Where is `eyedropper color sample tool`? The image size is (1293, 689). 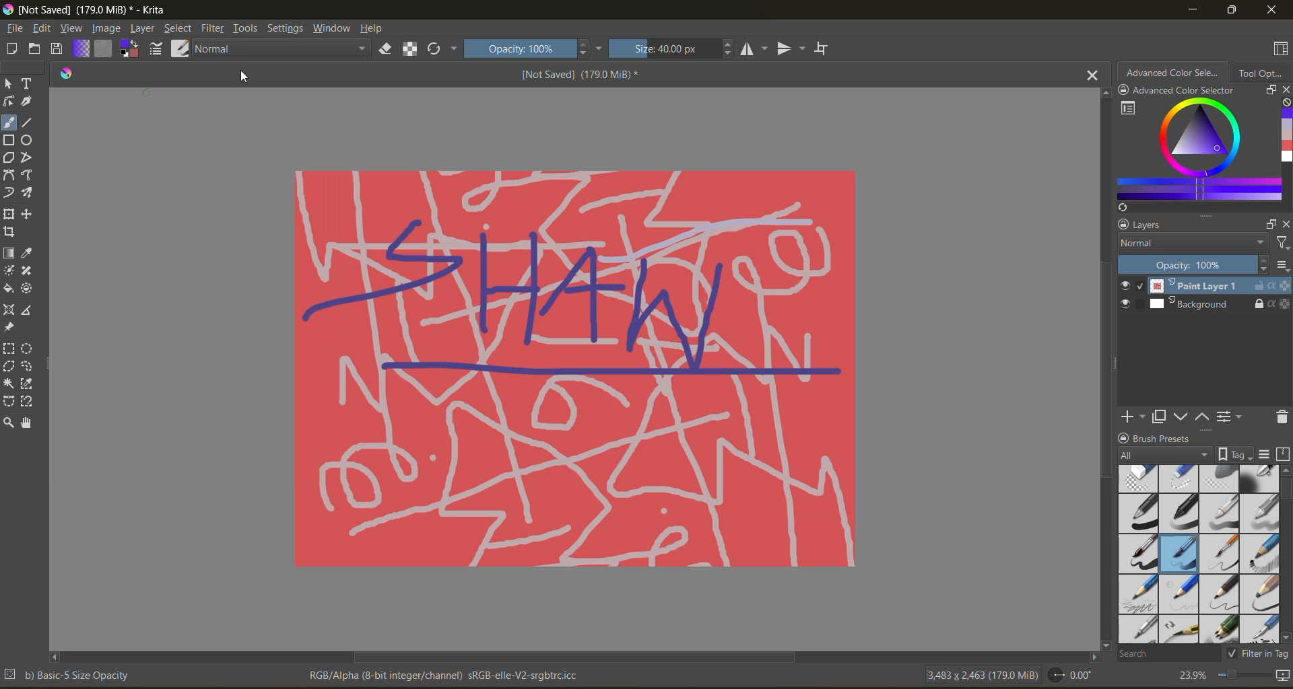
eyedropper color sample tool is located at coordinates (28, 254).